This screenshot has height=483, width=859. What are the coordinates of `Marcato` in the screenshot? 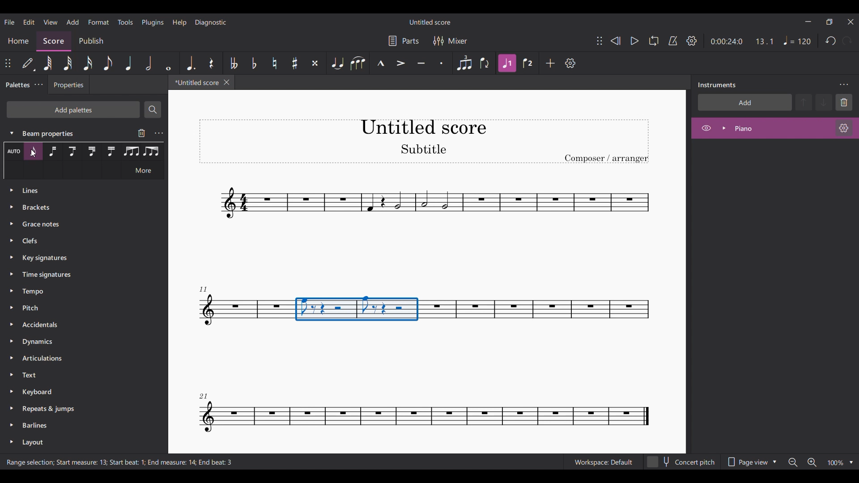 It's located at (381, 63).